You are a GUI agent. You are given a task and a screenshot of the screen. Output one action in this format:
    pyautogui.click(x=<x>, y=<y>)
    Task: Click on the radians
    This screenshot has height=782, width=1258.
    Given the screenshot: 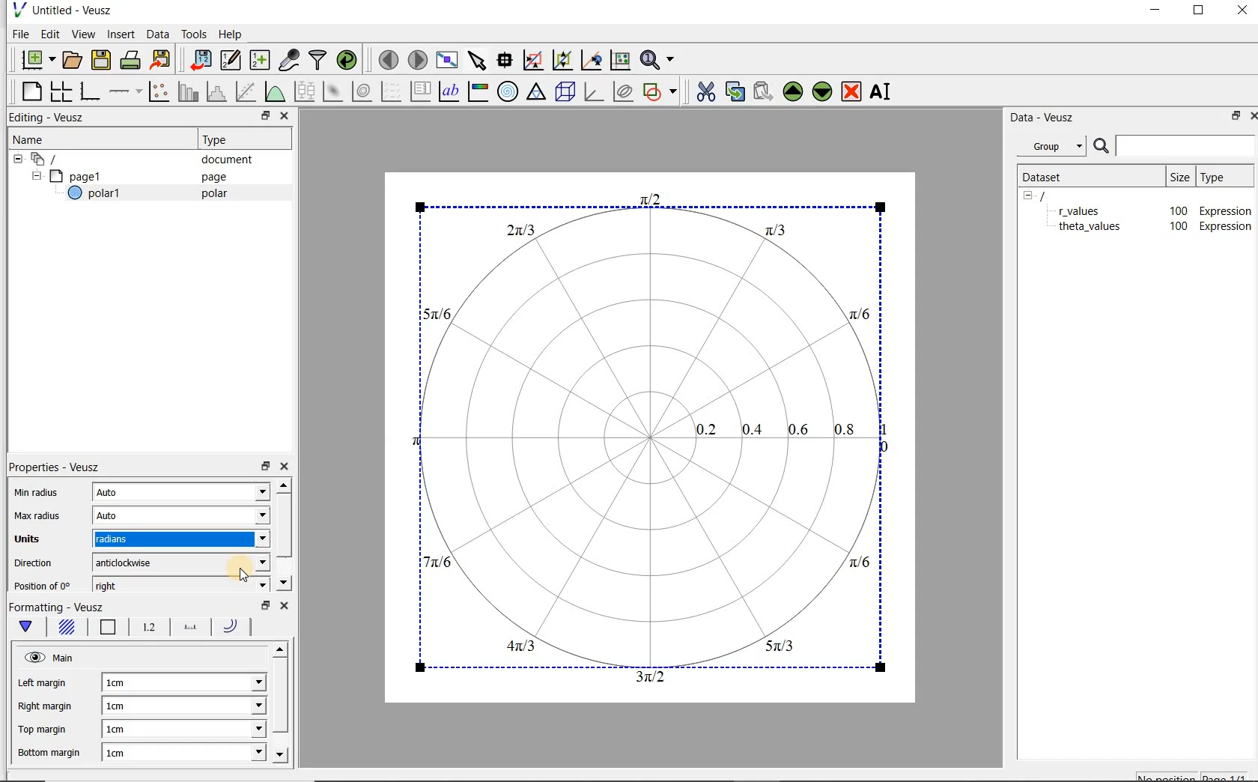 What is the action you would take?
    pyautogui.click(x=125, y=538)
    